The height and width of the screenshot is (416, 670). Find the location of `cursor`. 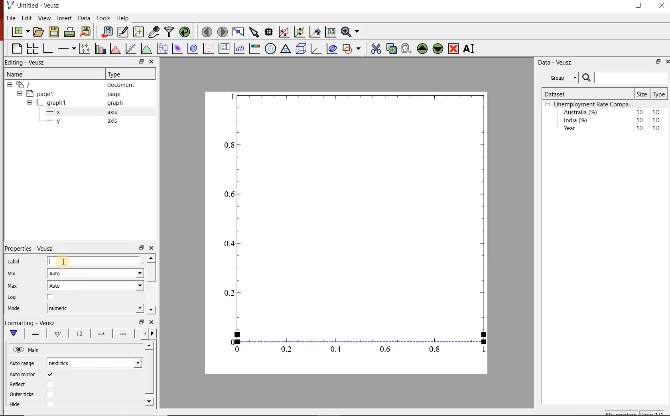

cursor is located at coordinates (65, 261).